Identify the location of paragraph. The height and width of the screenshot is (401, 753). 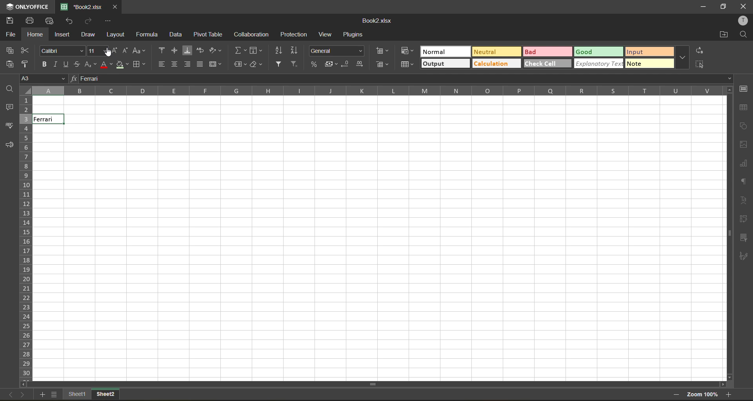
(744, 181).